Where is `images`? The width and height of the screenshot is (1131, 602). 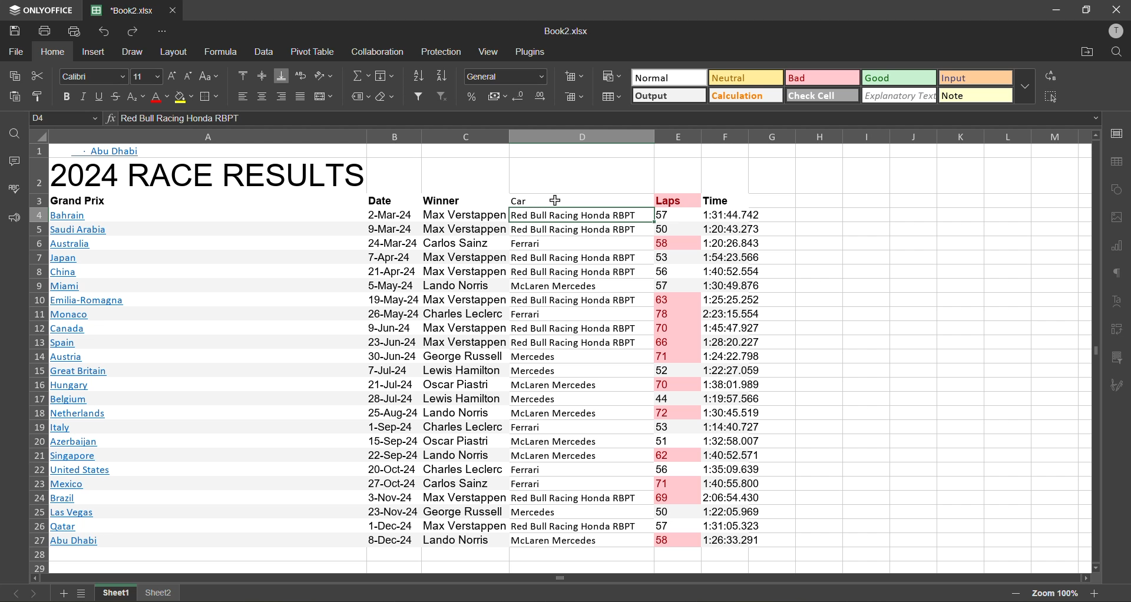
images is located at coordinates (1117, 219).